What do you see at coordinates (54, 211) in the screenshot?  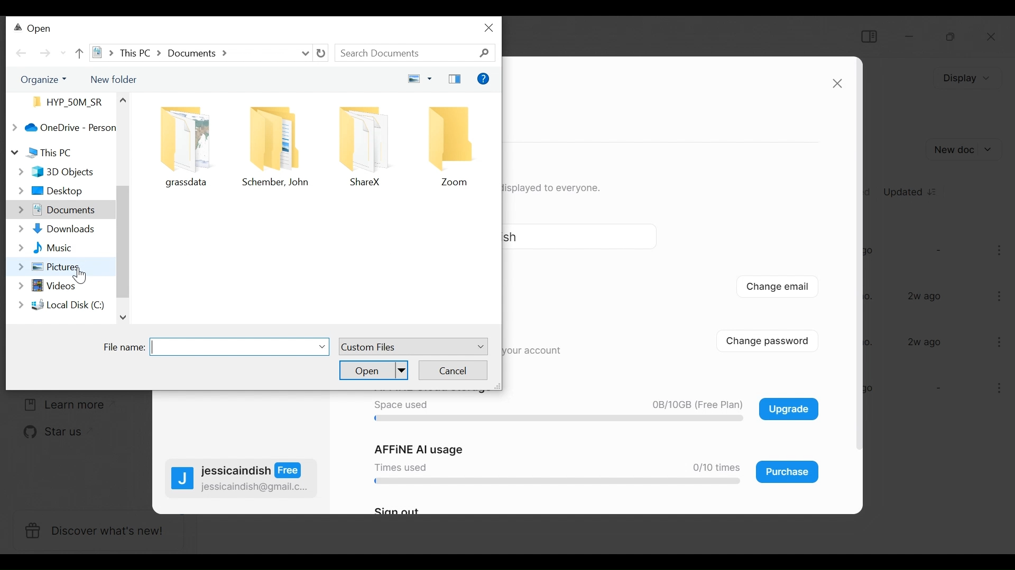 I see `Documents` at bounding box center [54, 211].